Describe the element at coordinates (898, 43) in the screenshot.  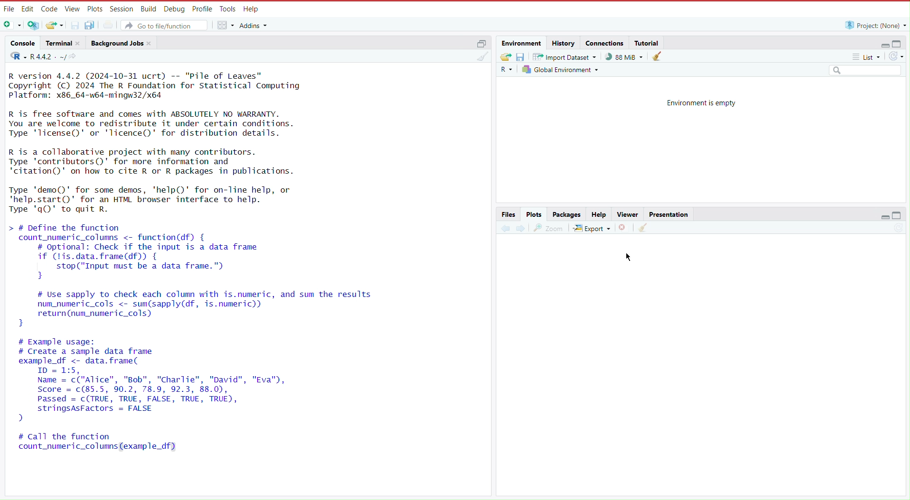
I see `Maximize` at that location.